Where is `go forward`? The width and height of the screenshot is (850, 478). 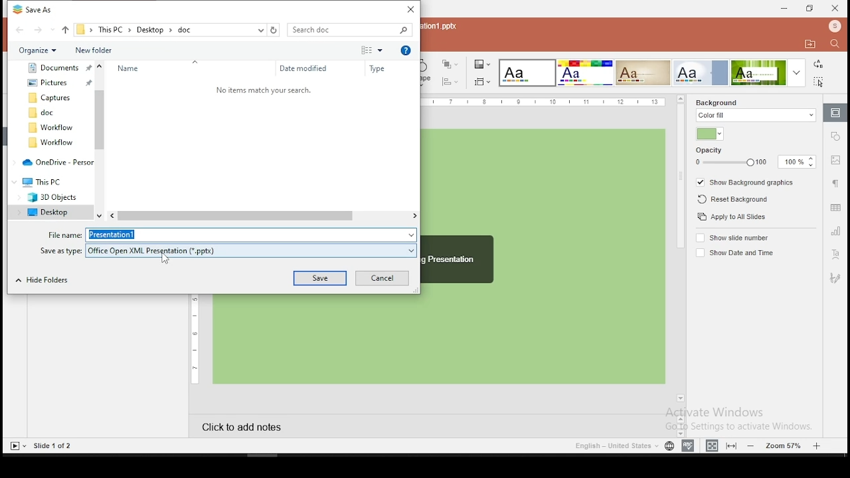 go forward is located at coordinates (43, 30).